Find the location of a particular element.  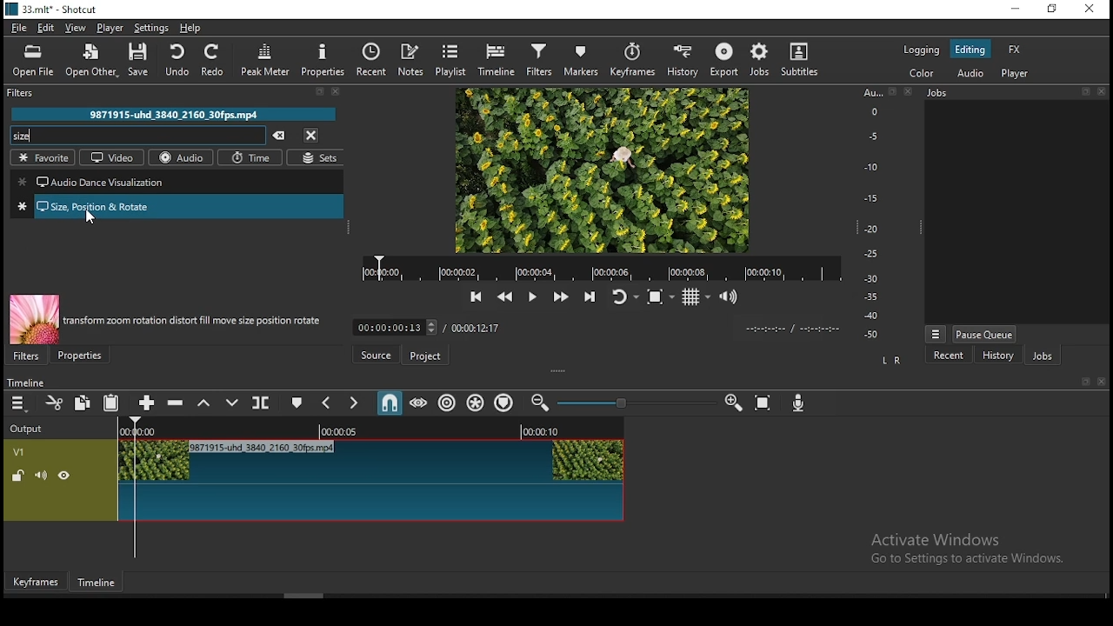

markers is located at coordinates (583, 58).